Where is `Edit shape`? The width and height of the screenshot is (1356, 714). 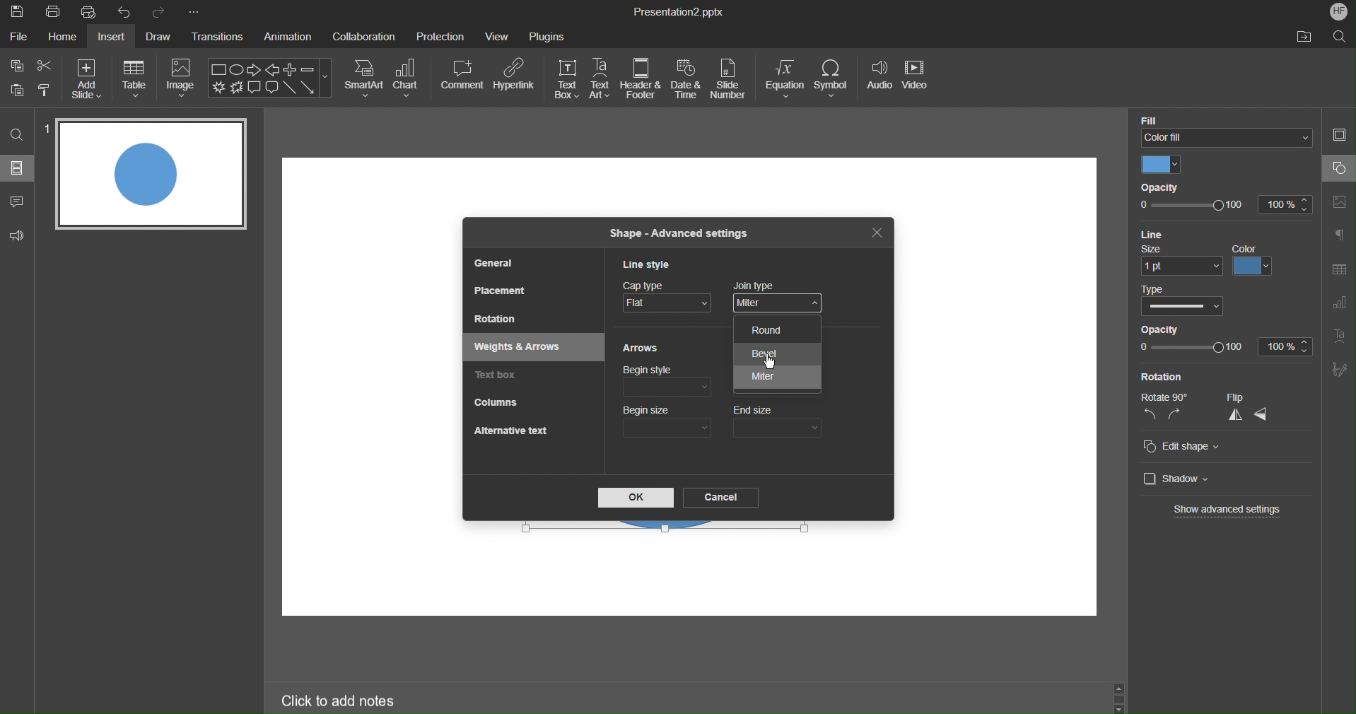
Edit shape is located at coordinates (1182, 447).